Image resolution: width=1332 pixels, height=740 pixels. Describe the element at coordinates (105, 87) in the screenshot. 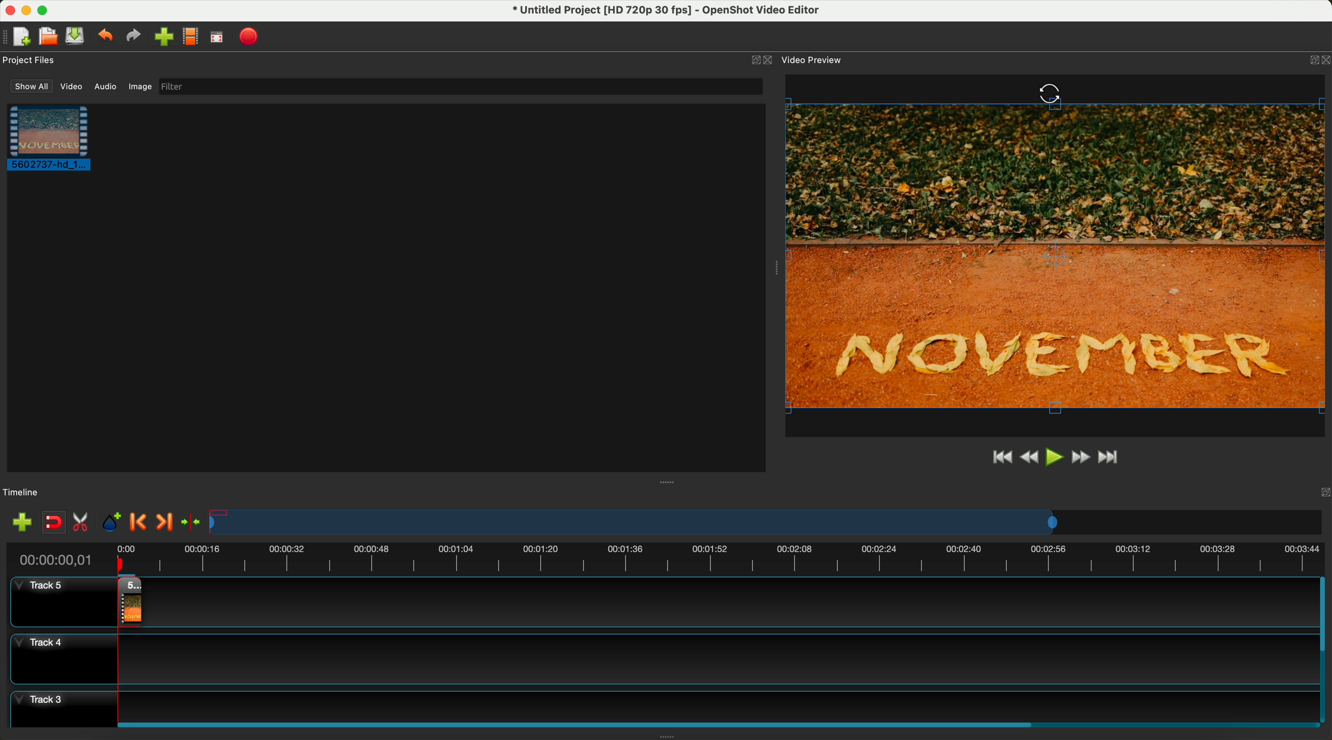

I see `audio` at that location.